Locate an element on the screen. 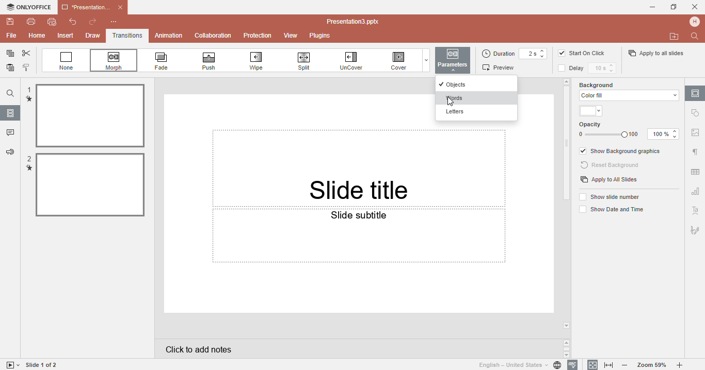  Zoom out is located at coordinates (627, 366).